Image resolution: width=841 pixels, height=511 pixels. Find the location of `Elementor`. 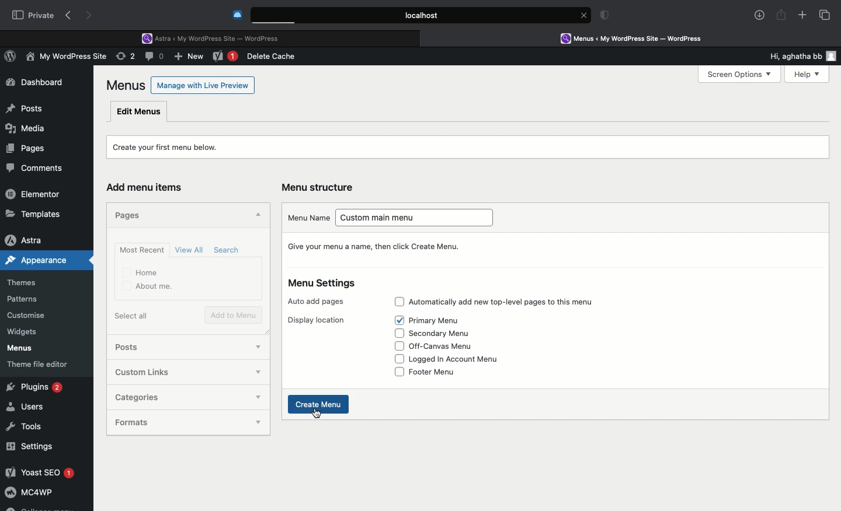

Elementor is located at coordinates (35, 194).